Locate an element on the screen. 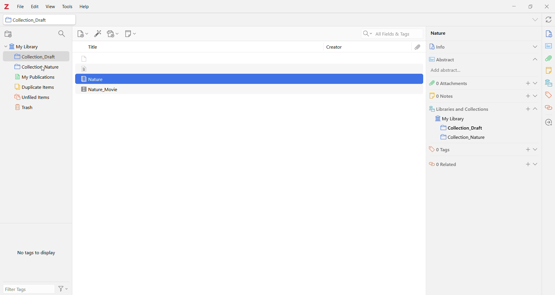 This screenshot has height=295, width=555. Add is located at coordinates (526, 84).